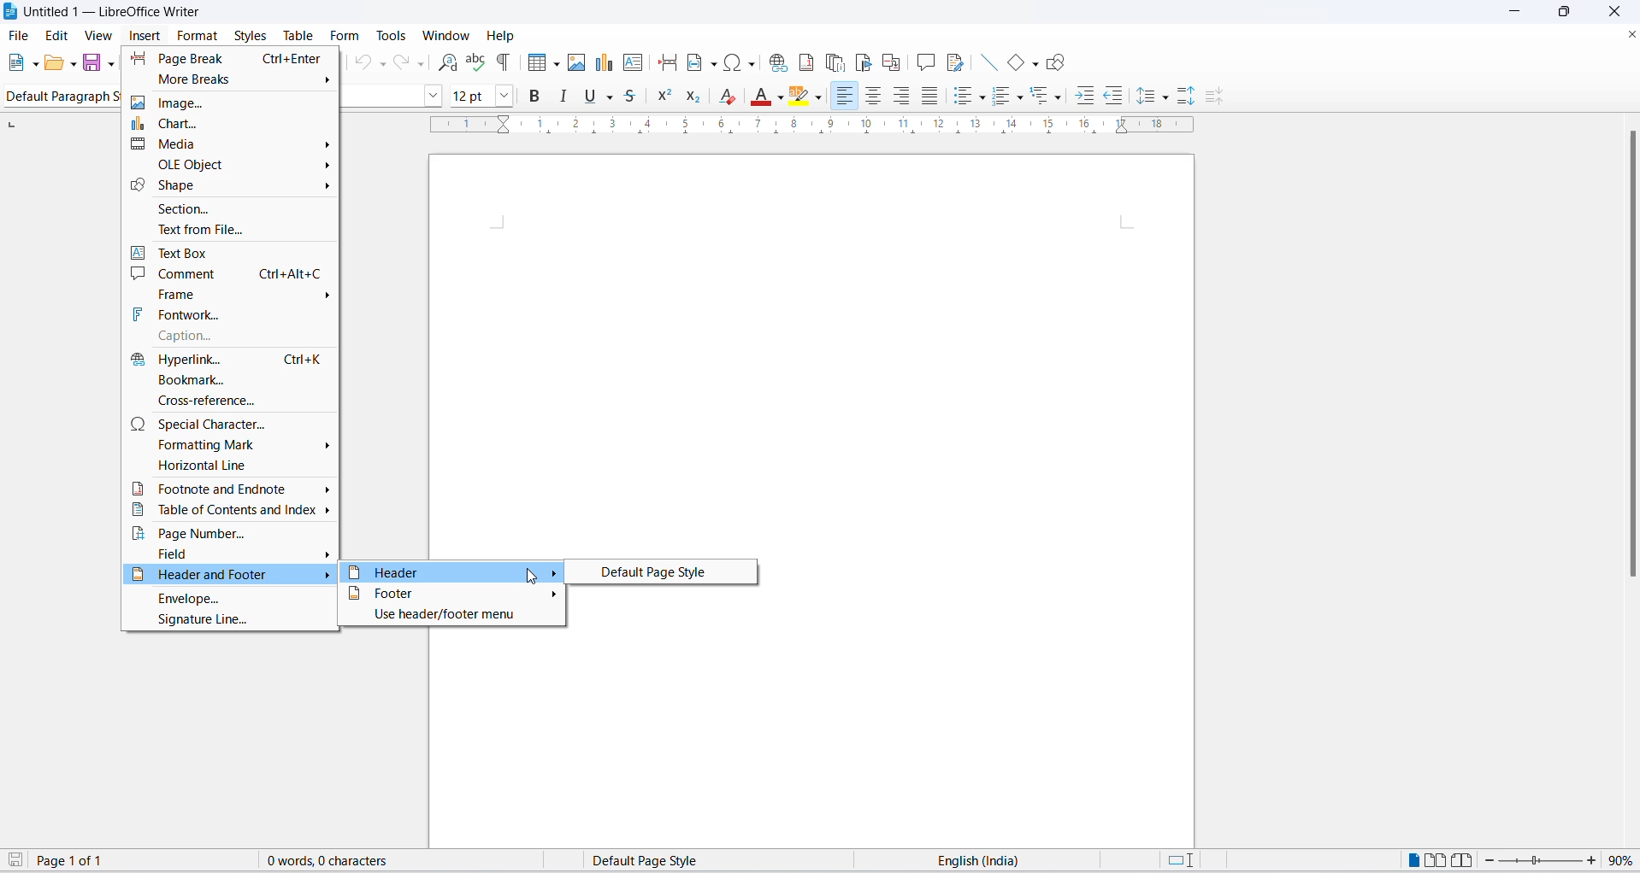 This screenshot has height=873, width=1640. I want to click on , so click(1619, 10).